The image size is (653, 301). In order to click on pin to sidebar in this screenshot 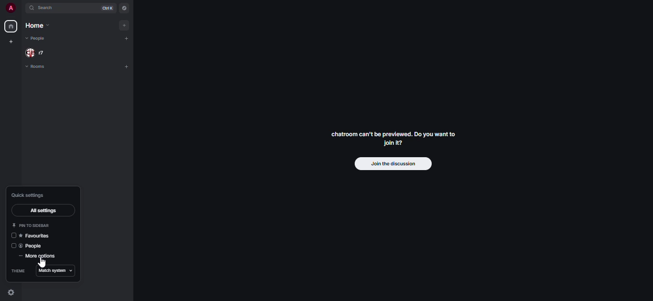, I will do `click(30, 225)`.